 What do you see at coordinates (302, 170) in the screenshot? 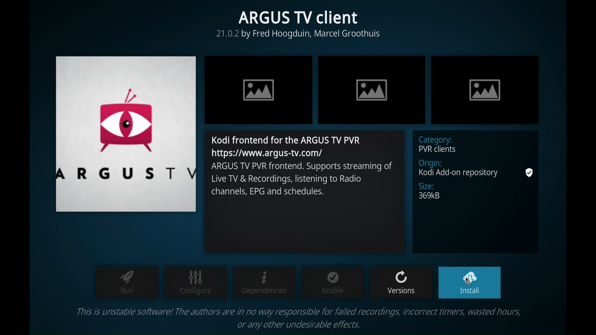
I see `Kodi frontend for the ARGUS TV PVR
https://www.argus-tv.com/

ARGUS TV PVR frontend. Supports streaming of
Live TV & Recordings, listening to Radio
channels, EPG and schedules.` at bounding box center [302, 170].